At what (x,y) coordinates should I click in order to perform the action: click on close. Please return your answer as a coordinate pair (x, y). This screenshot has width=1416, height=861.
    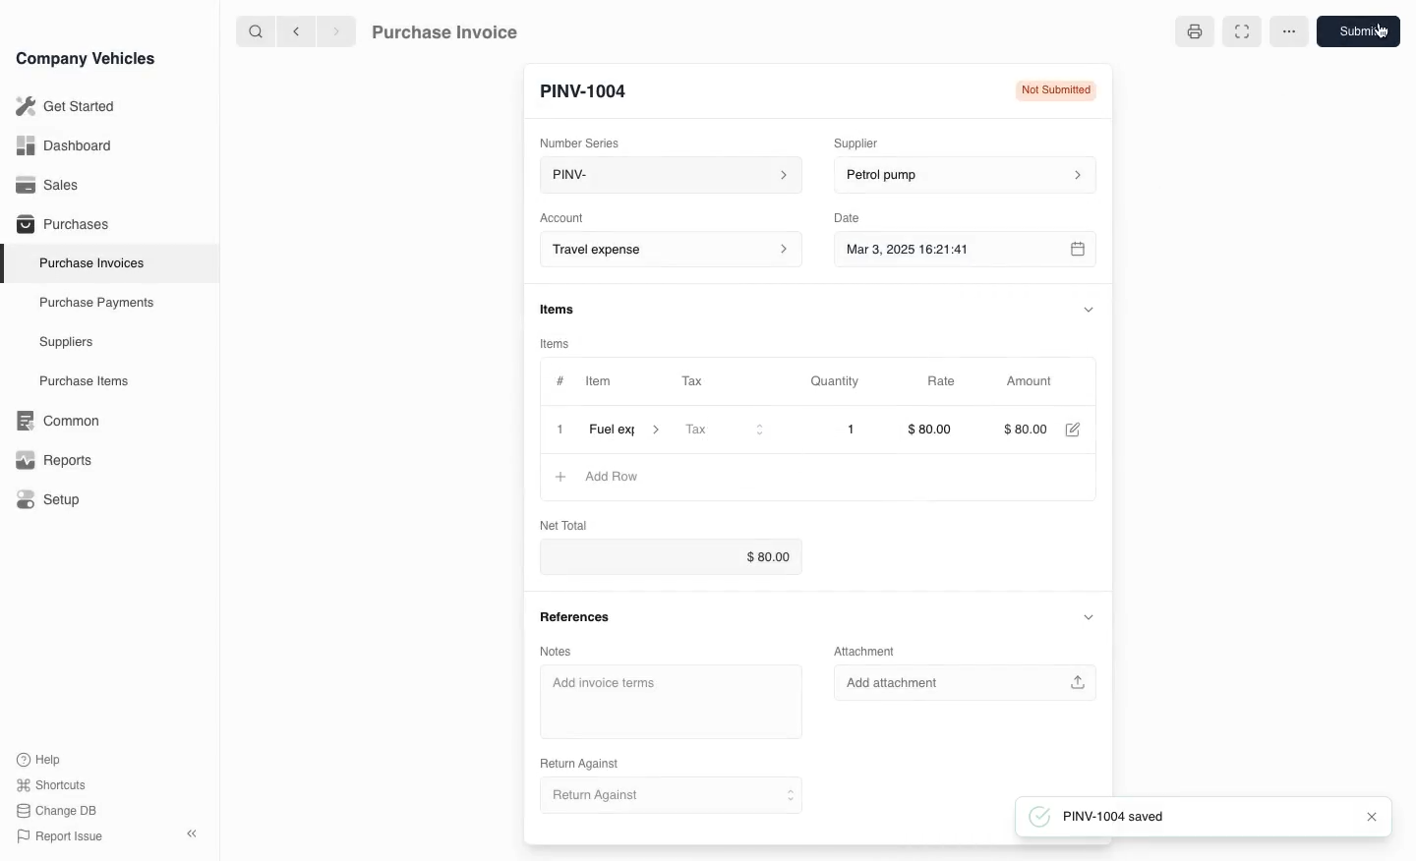
    Looking at the image, I should click on (560, 431).